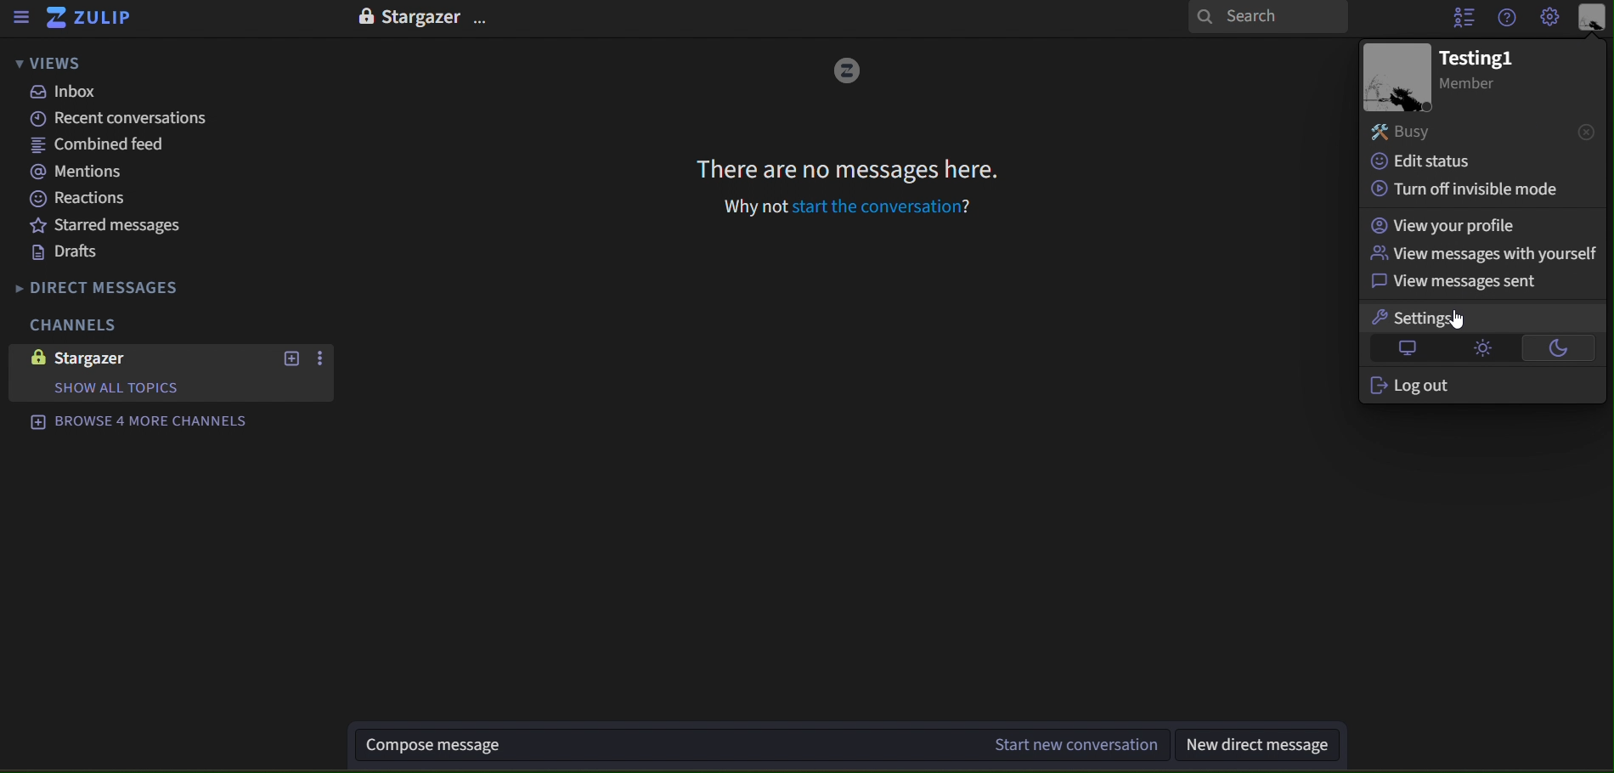 The height and width of the screenshot is (773, 1614). What do you see at coordinates (88, 357) in the screenshot?
I see `stargazer` at bounding box center [88, 357].